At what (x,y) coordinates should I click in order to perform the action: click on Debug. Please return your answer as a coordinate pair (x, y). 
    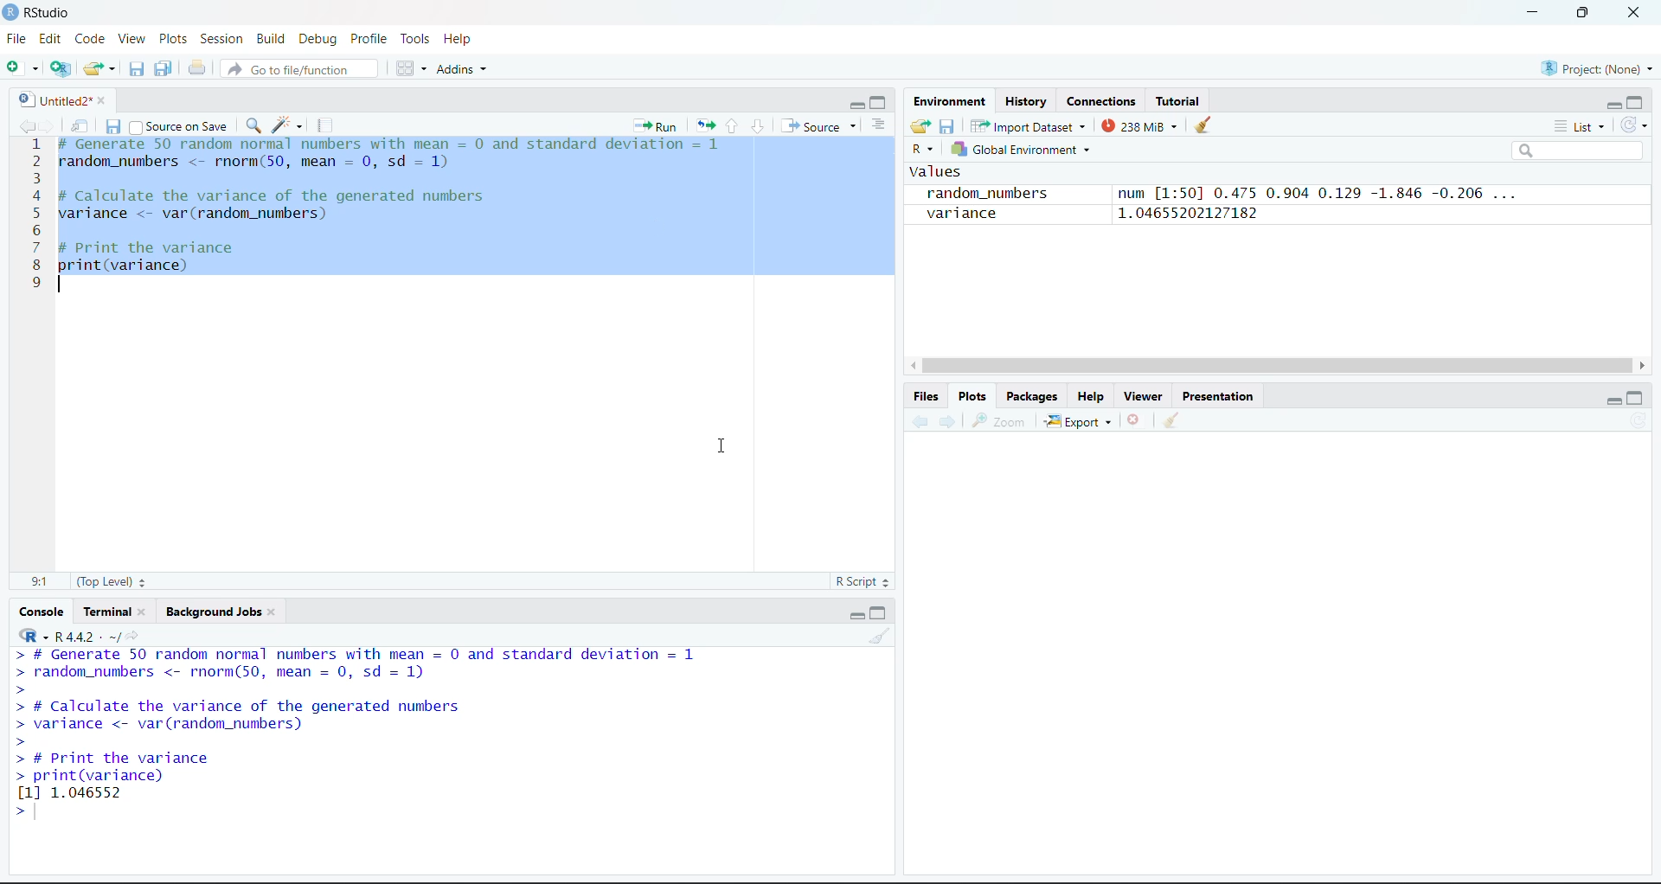
    Looking at the image, I should click on (321, 39).